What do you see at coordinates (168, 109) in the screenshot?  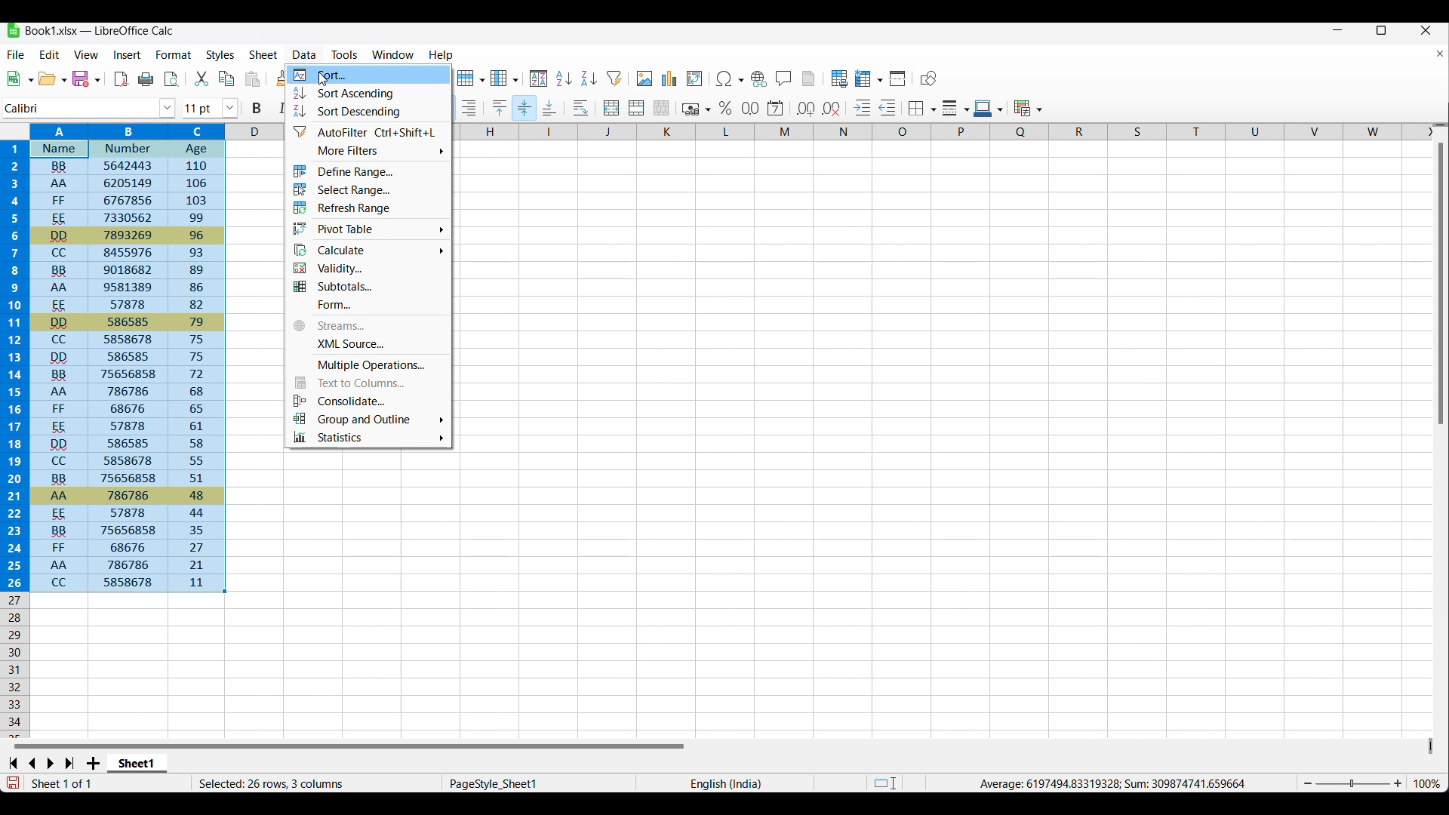 I see `Font options` at bounding box center [168, 109].